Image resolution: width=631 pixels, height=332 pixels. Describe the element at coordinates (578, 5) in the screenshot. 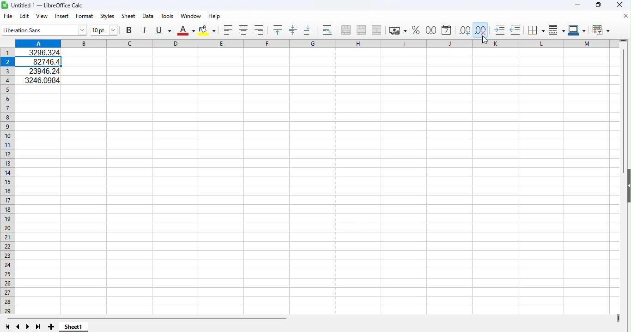

I see `Minimize` at that location.